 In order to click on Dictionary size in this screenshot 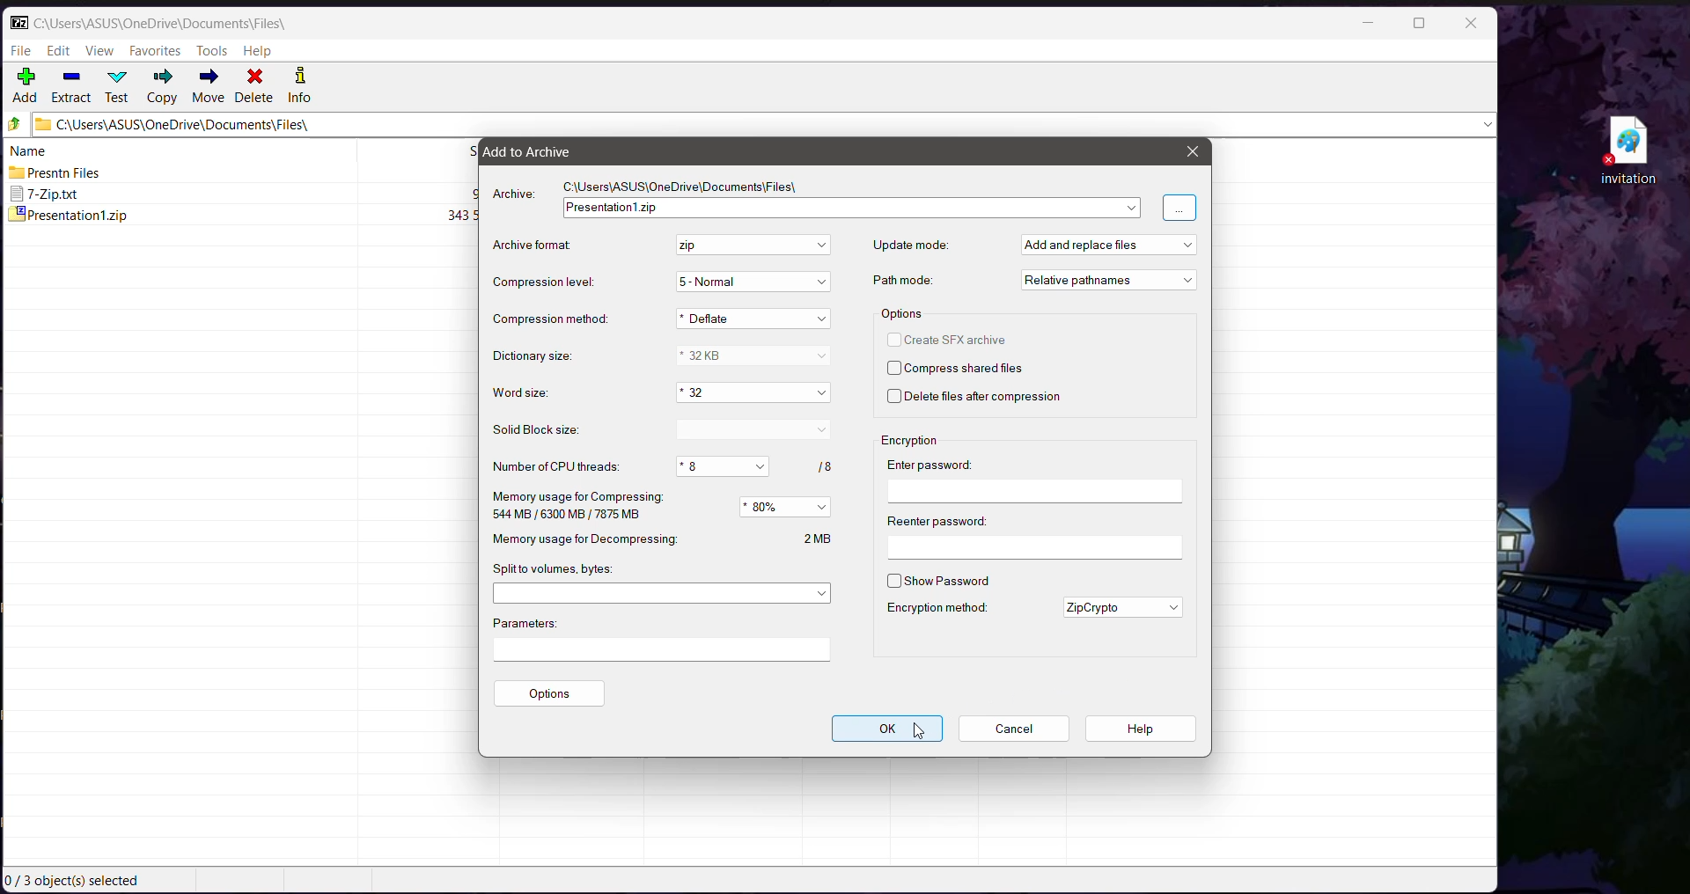, I will do `click(540, 357)`.